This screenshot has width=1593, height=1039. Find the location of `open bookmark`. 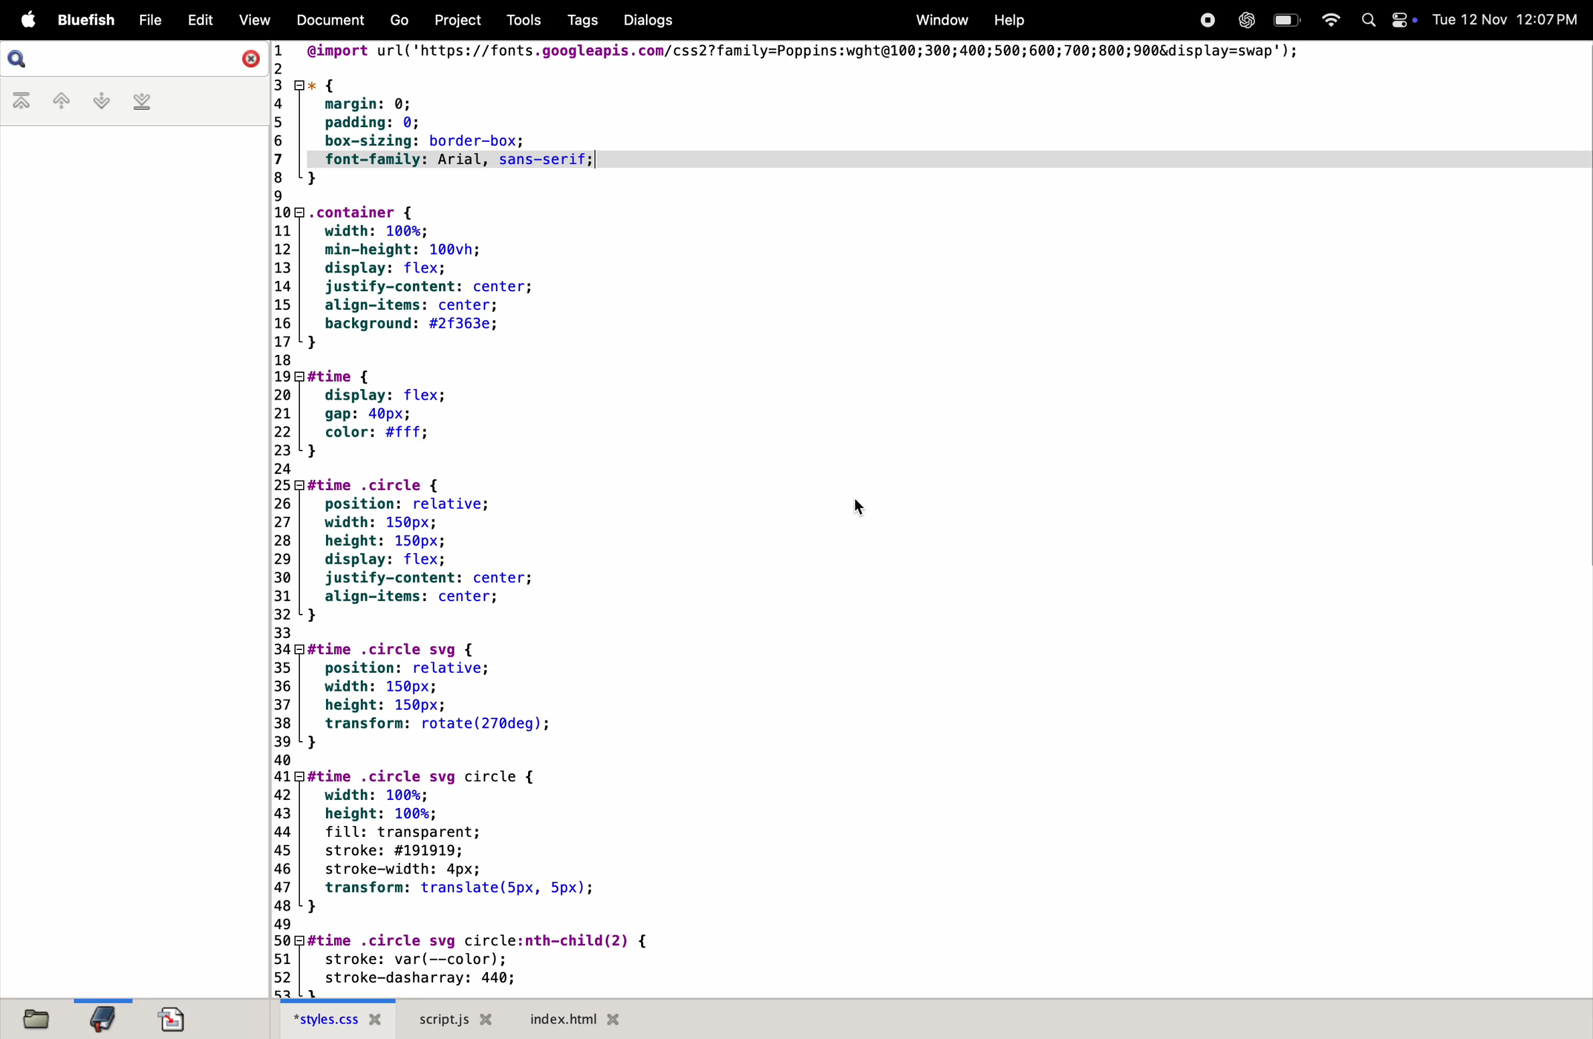

open bookmark is located at coordinates (104, 1018).